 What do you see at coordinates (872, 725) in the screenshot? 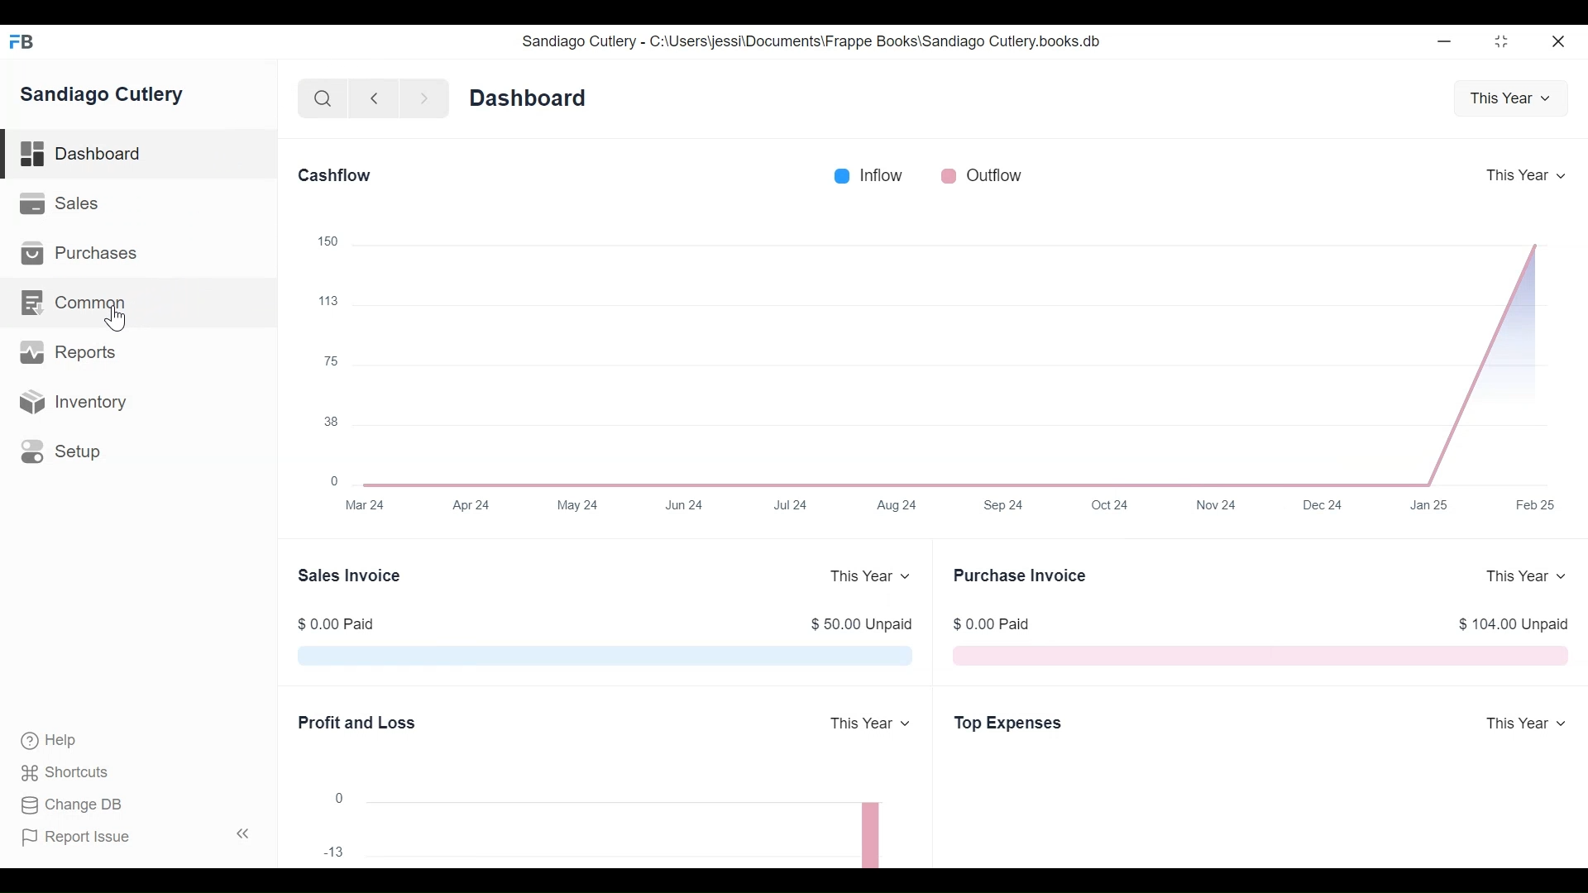
I see `This Year` at bounding box center [872, 725].